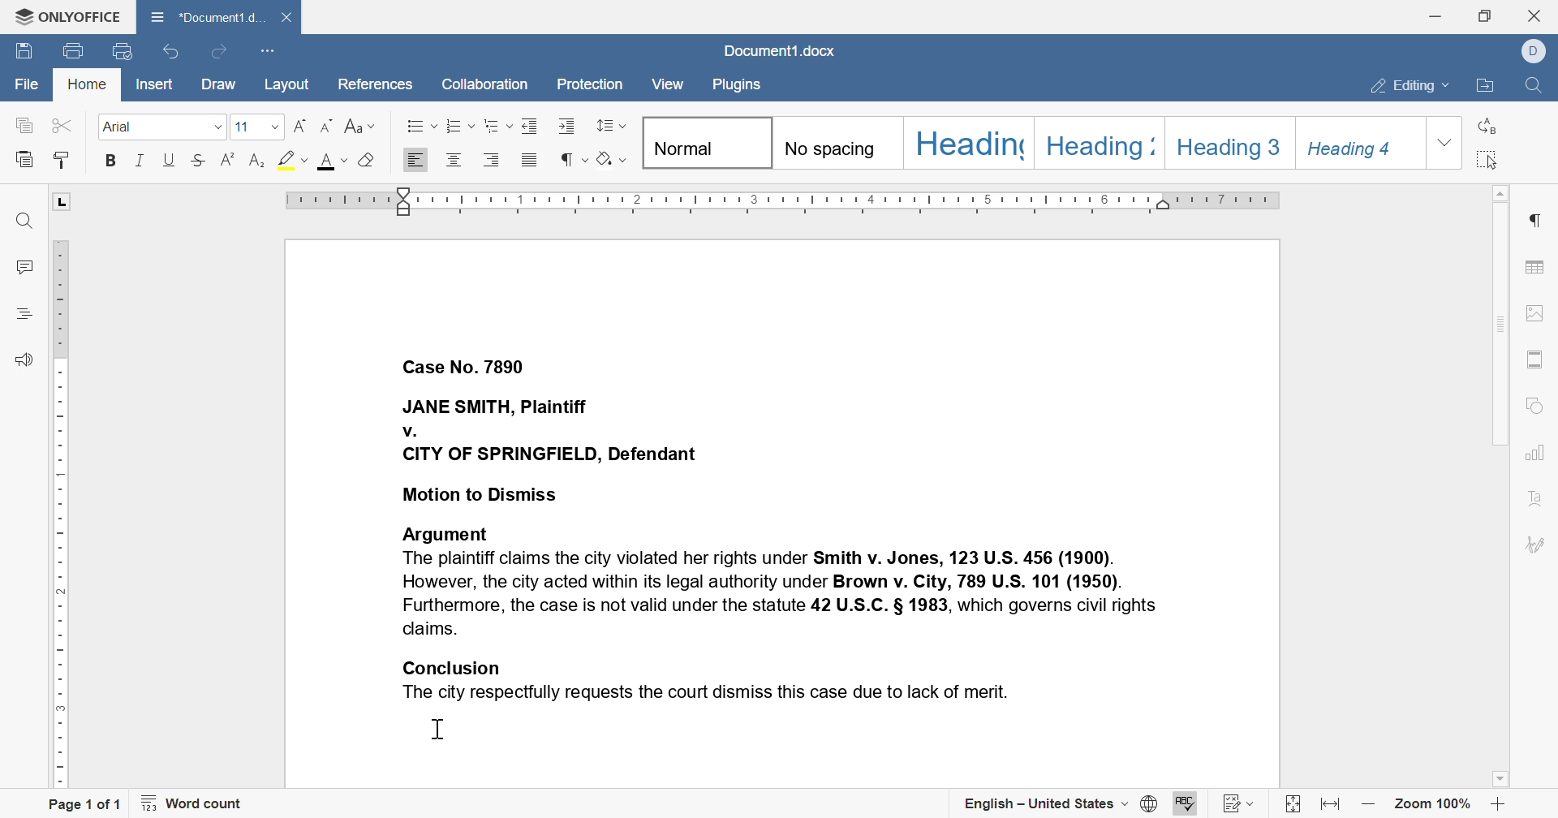  What do you see at coordinates (163, 127) in the screenshot?
I see `font` at bounding box center [163, 127].